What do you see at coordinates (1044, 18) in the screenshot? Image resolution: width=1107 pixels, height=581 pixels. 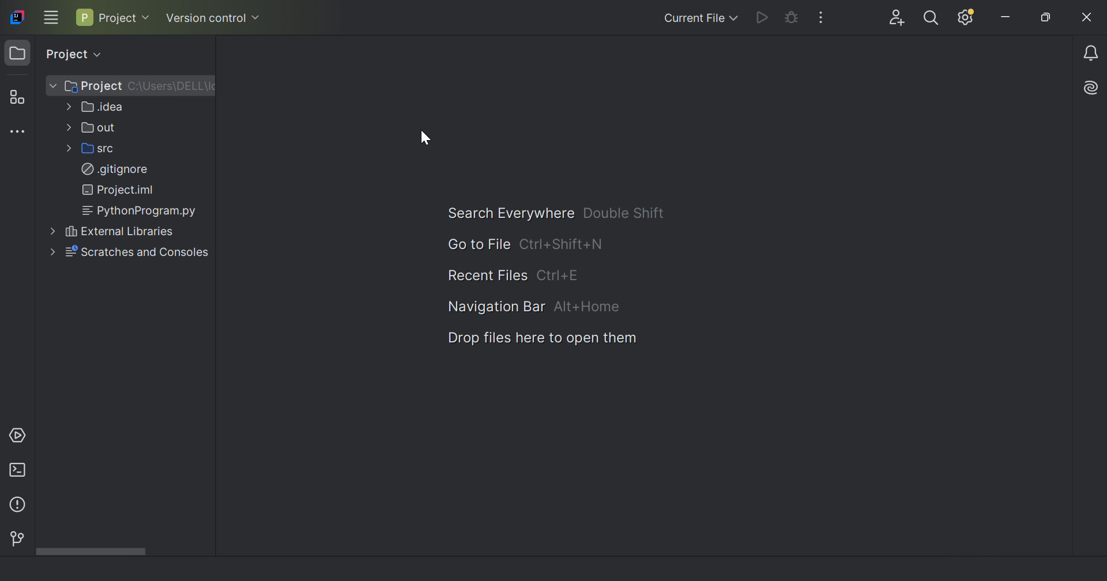 I see `Restore down` at bounding box center [1044, 18].